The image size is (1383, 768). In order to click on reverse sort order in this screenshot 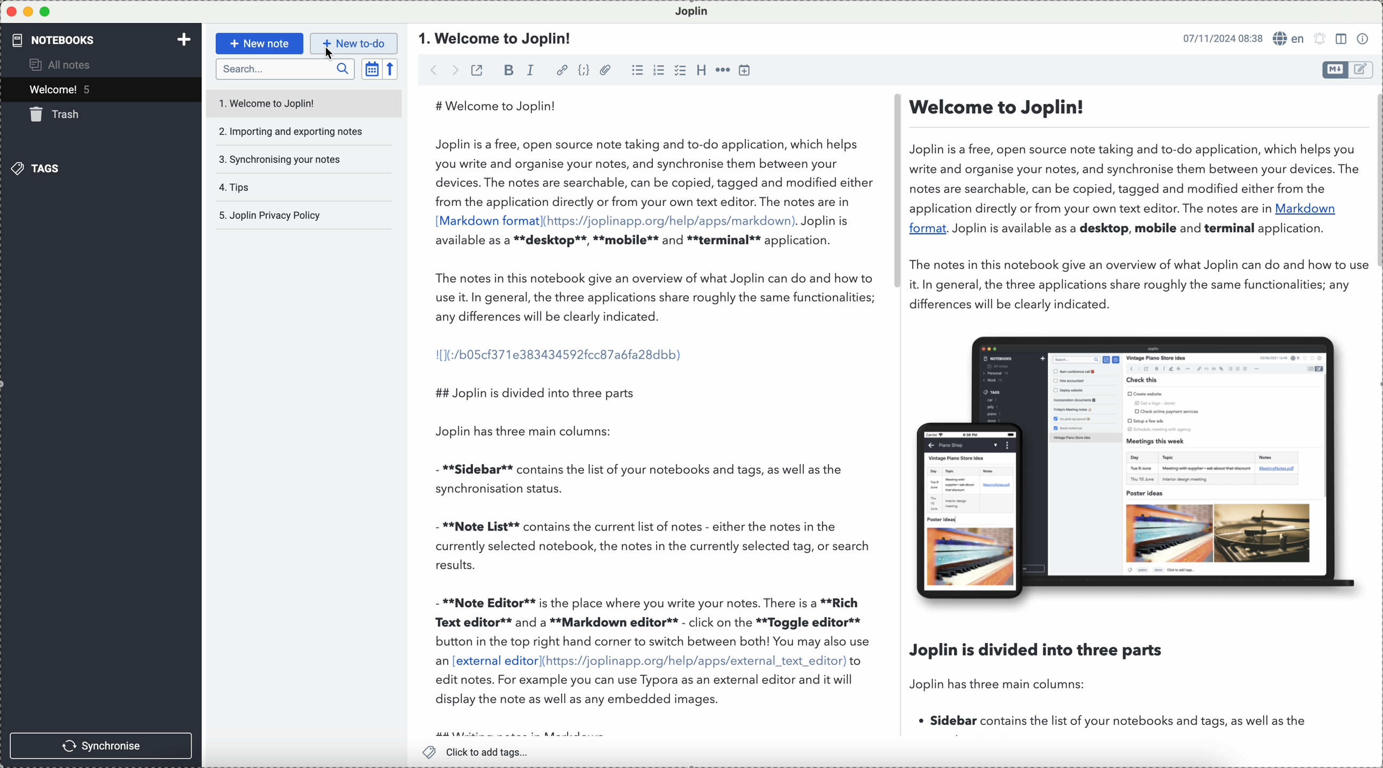, I will do `click(391, 69)`.